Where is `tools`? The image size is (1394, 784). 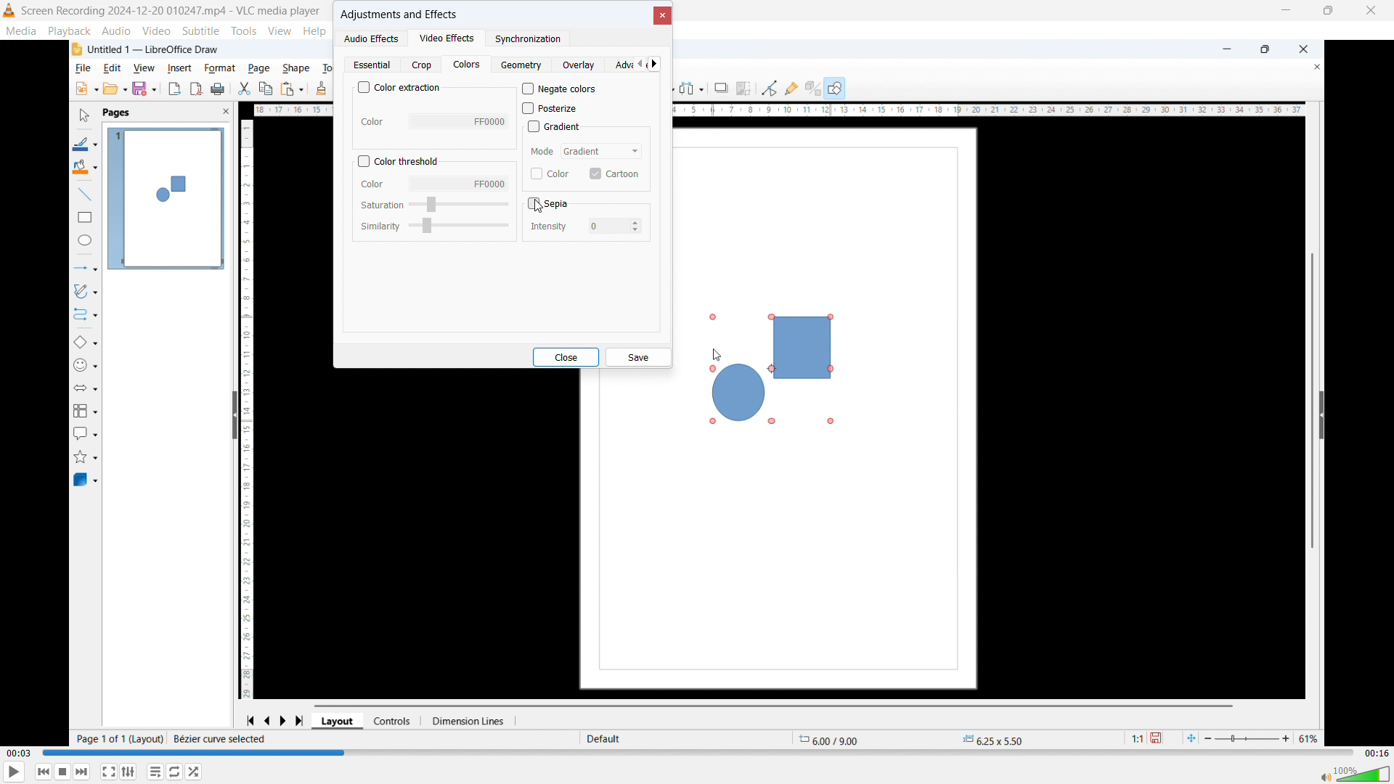 tools is located at coordinates (245, 30).